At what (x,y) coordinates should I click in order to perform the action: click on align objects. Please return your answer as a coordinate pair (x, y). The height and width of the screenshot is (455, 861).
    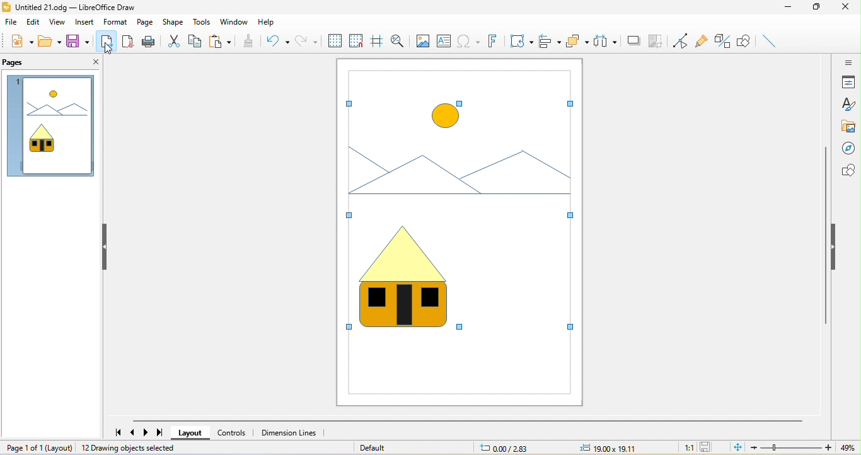
    Looking at the image, I should click on (551, 40).